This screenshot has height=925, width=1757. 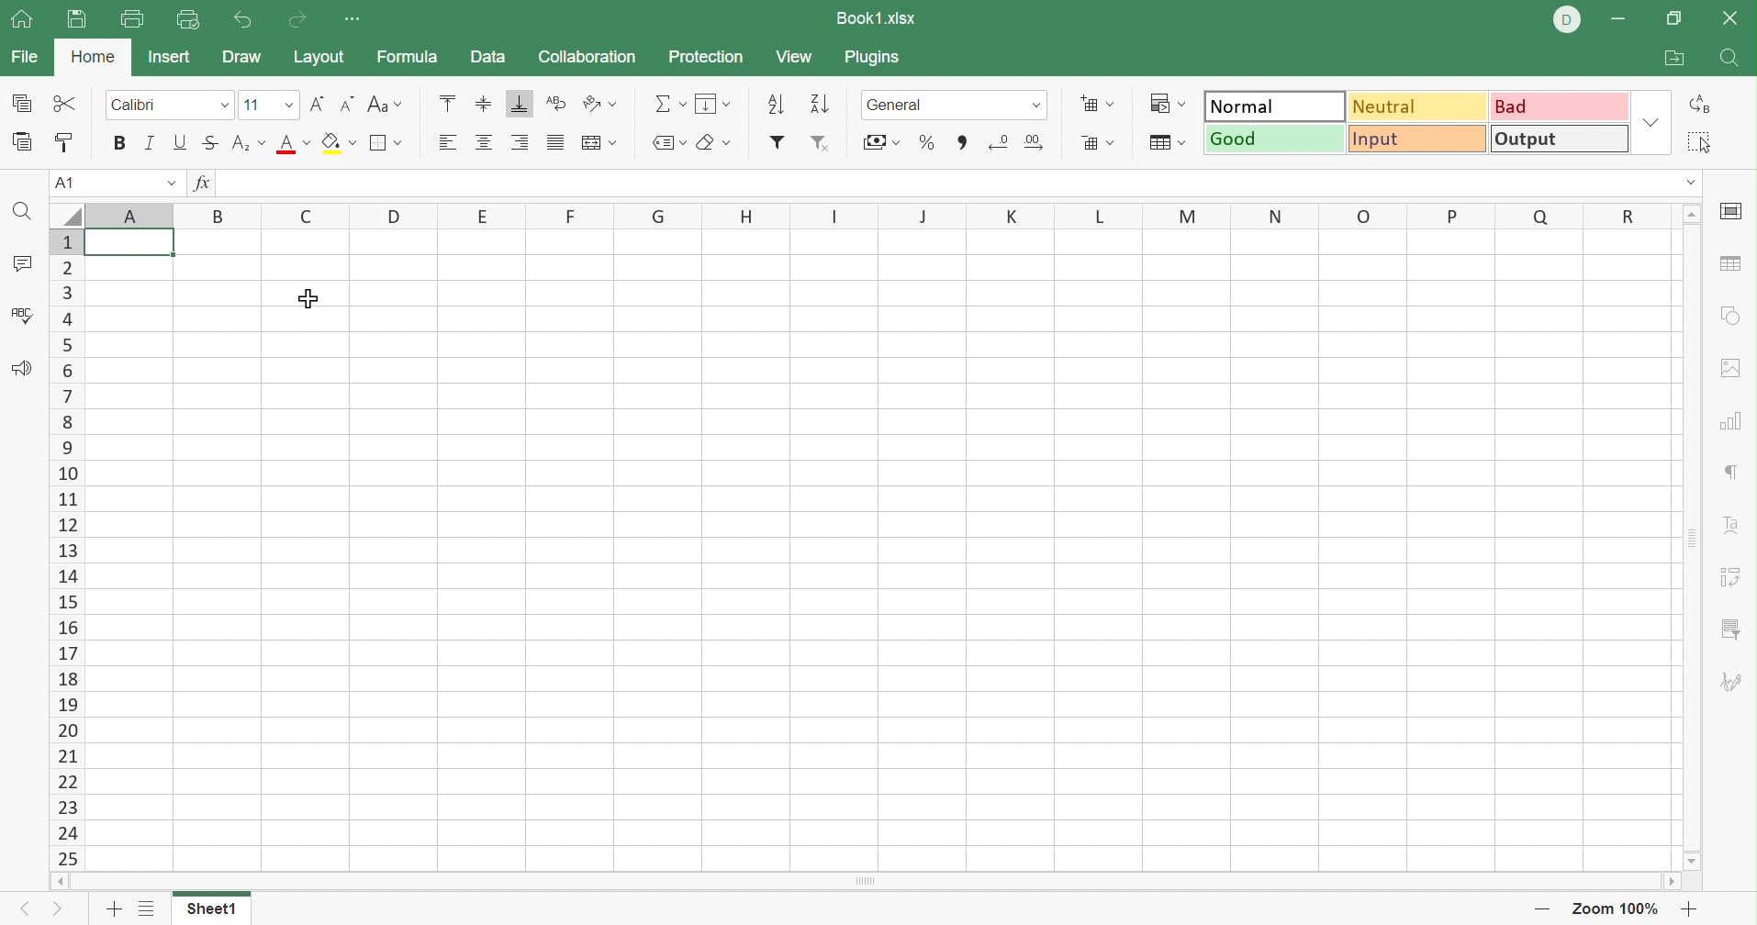 I want to click on Zoom in, so click(x=1690, y=908).